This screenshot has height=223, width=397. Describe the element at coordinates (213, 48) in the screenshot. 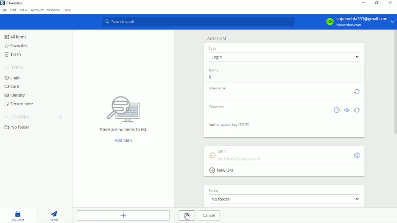

I see `Type` at that location.